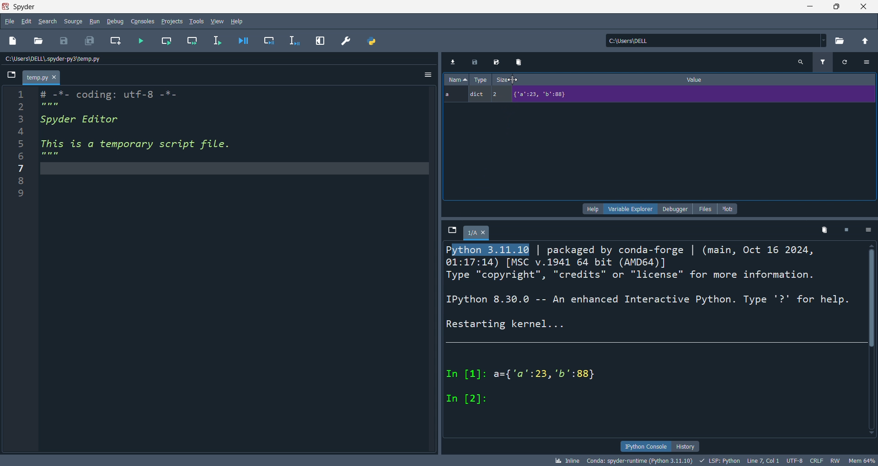 The height and width of the screenshot is (466, 878). I want to click on # -*- coding: utf-8 -*-
Spyder Editor
This is a temporary script file., so click(152, 127).